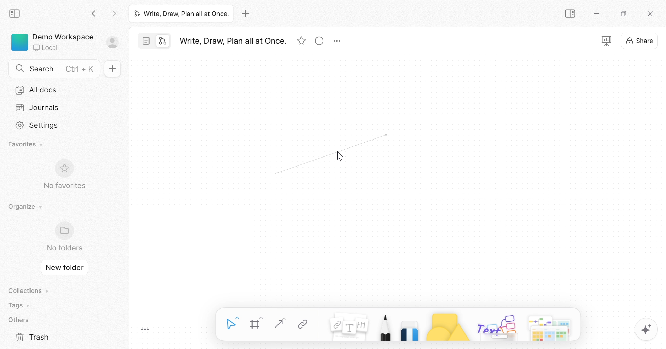 This screenshot has width=666, height=349. What do you see at coordinates (64, 248) in the screenshot?
I see `No folders` at bounding box center [64, 248].